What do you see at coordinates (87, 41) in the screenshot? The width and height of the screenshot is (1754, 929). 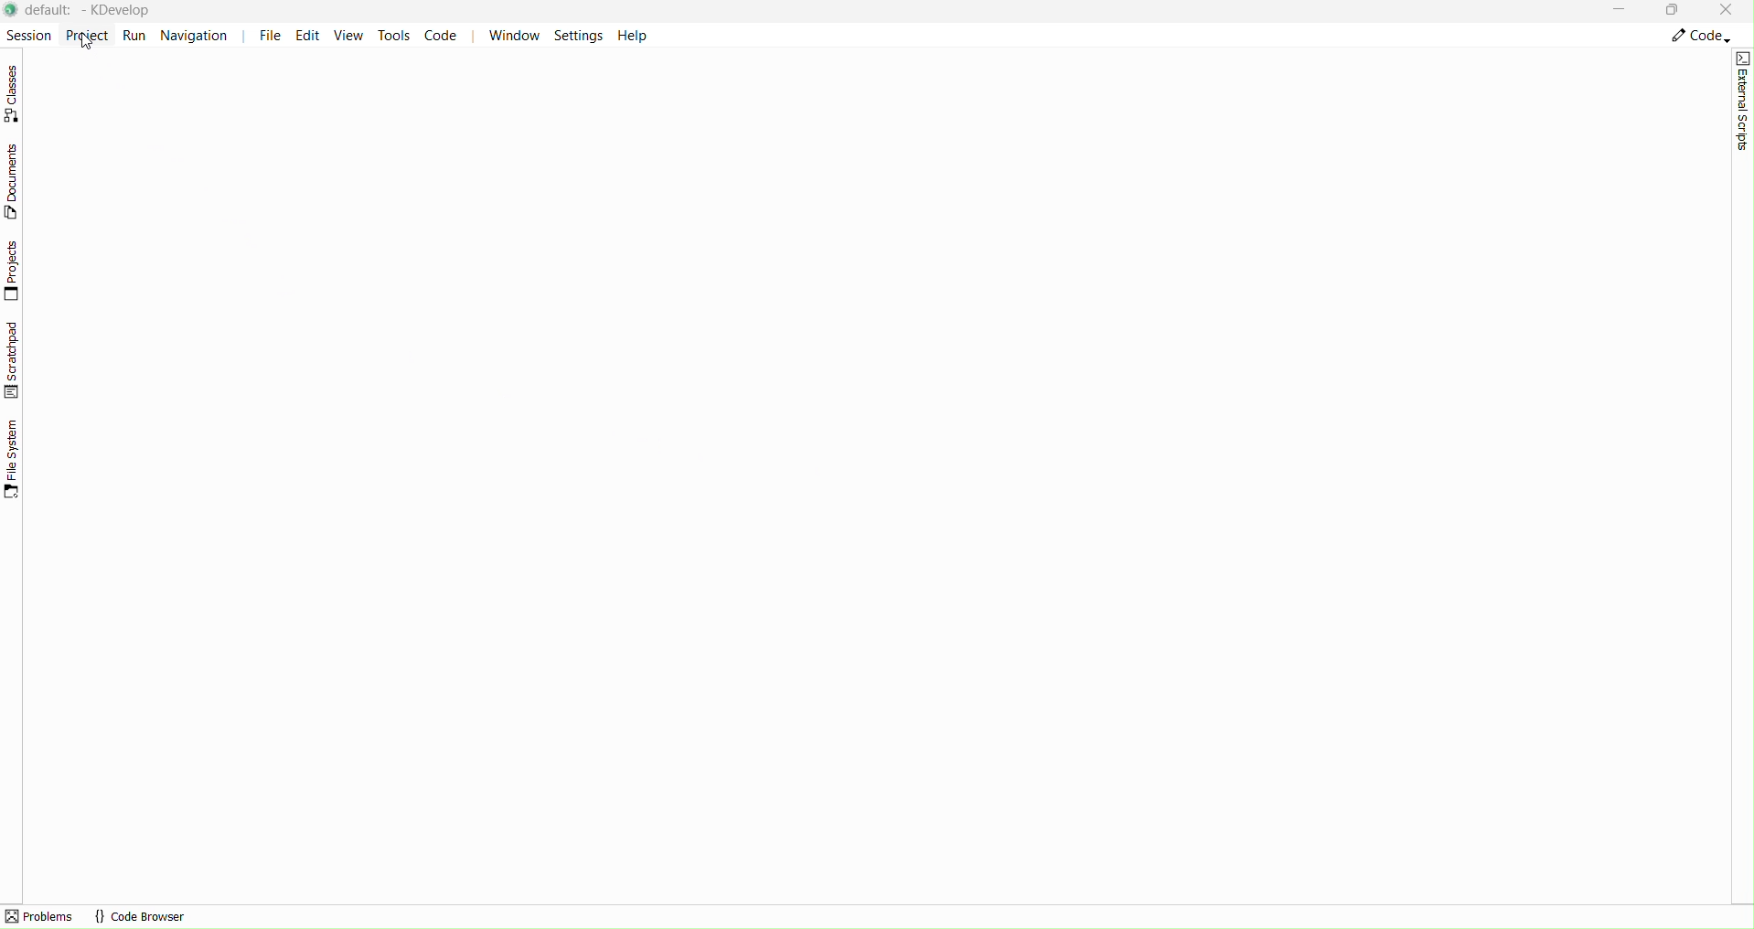 I see `cursor` at bounding box center [87, 41].